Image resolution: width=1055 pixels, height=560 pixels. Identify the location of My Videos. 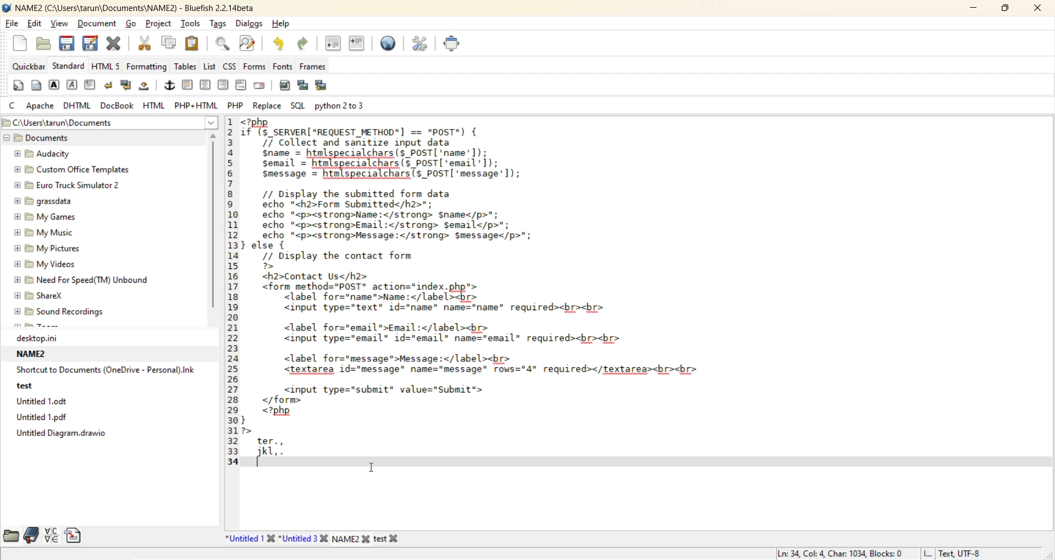
(54, 264).